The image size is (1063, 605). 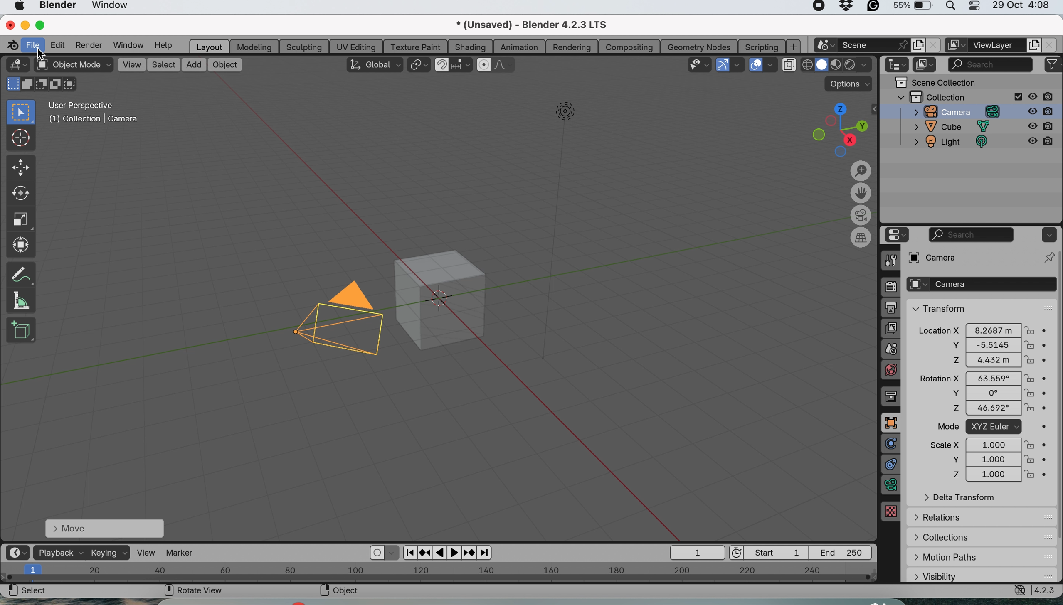 I want to click on new scene, so click(x=824, y=46).